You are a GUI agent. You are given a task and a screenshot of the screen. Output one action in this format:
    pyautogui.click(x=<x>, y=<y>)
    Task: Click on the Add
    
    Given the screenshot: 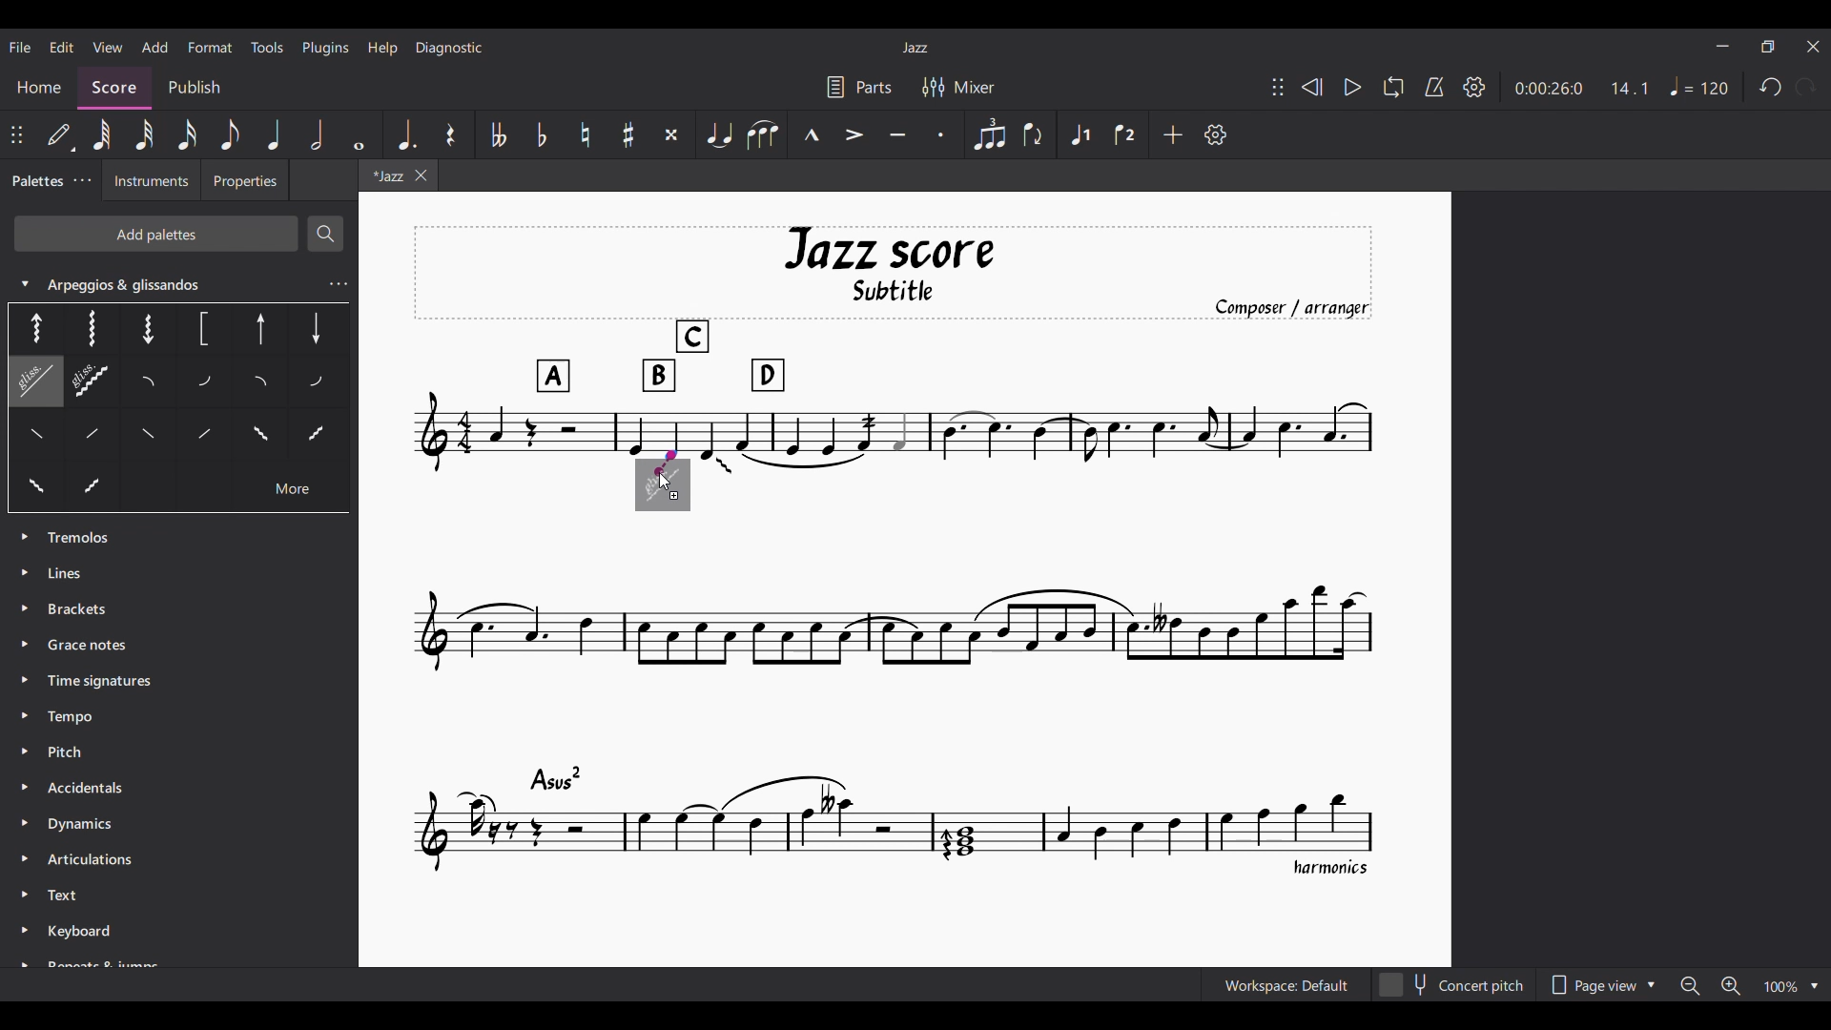 What is the action you would take?
    pyautogui.click(x=1173, y=134)
    